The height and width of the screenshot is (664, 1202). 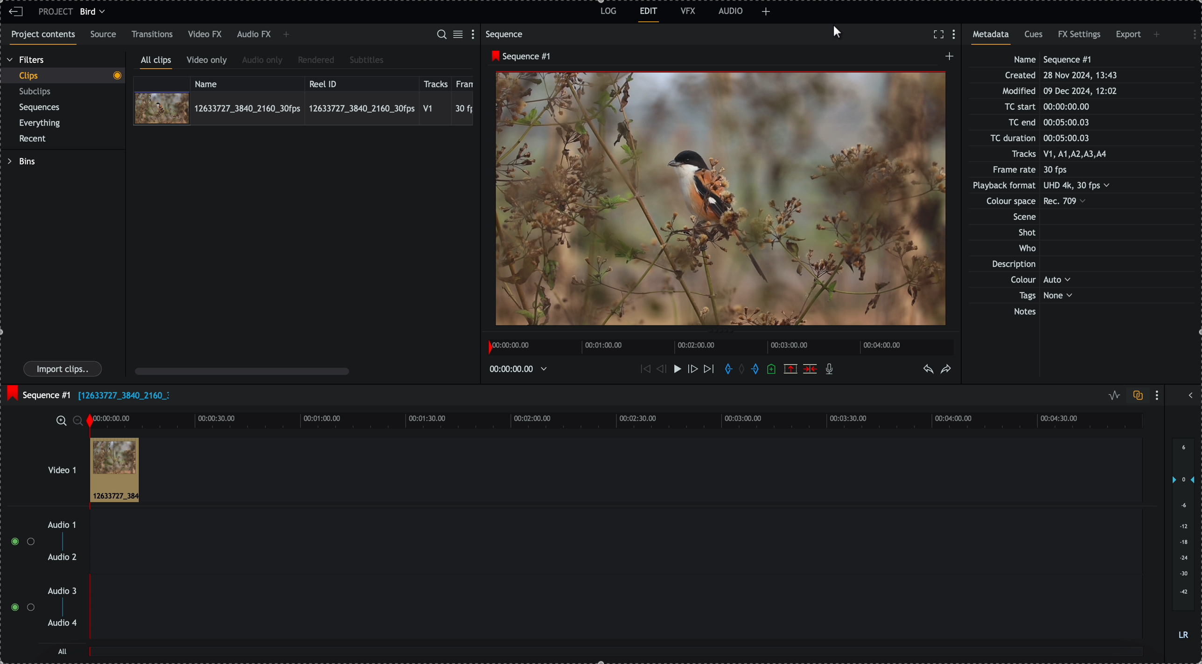 What do you see at coordinates (956, 35) in the screenshot?
I see `show settings menu` at bounding box center [956, 35].